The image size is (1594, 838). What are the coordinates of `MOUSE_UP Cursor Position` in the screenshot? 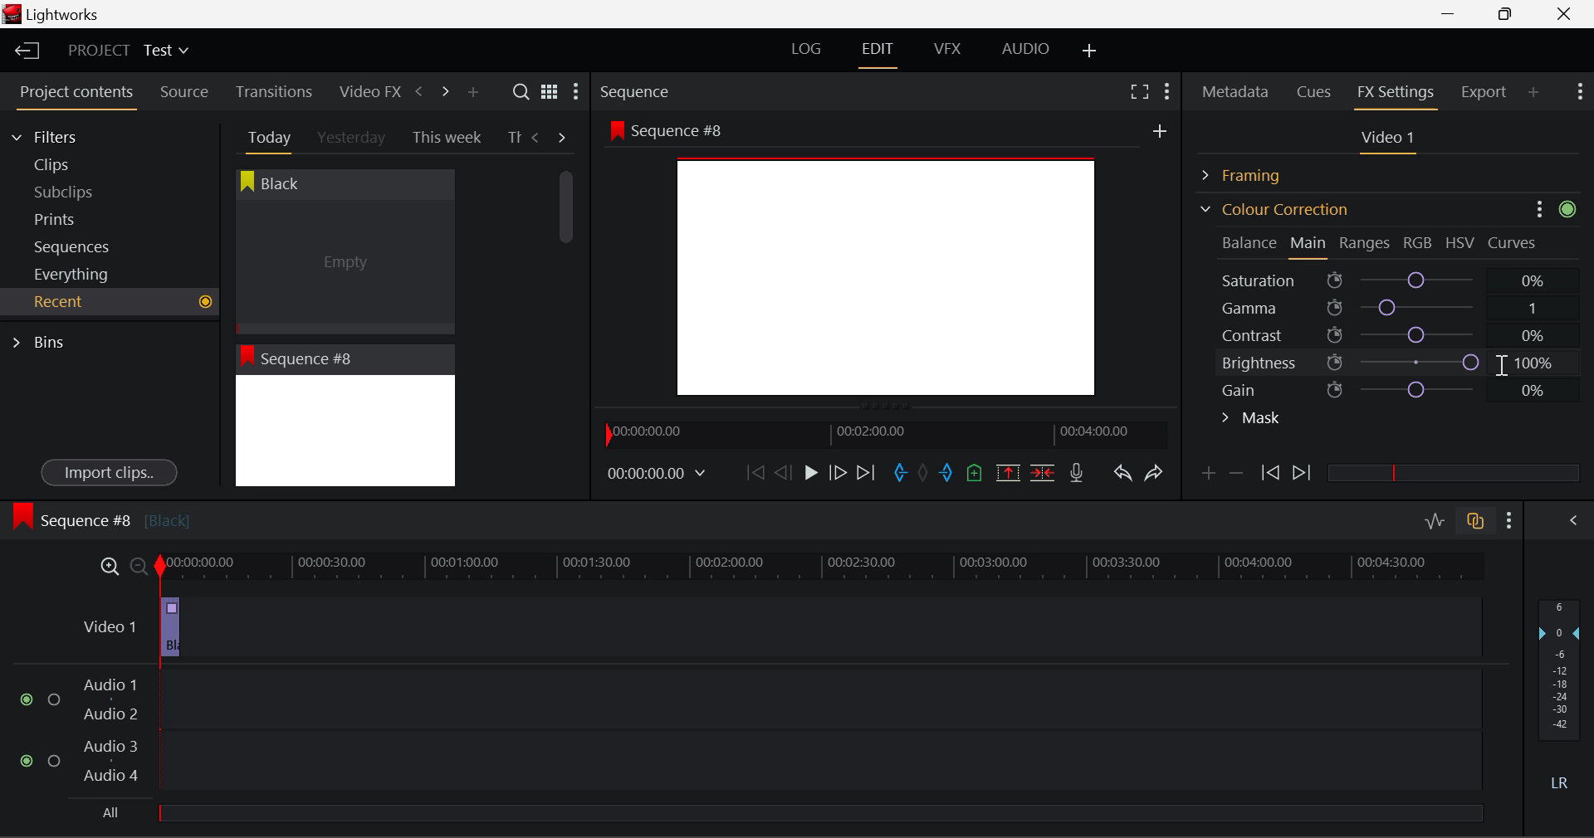 It's located at (1505, 367).